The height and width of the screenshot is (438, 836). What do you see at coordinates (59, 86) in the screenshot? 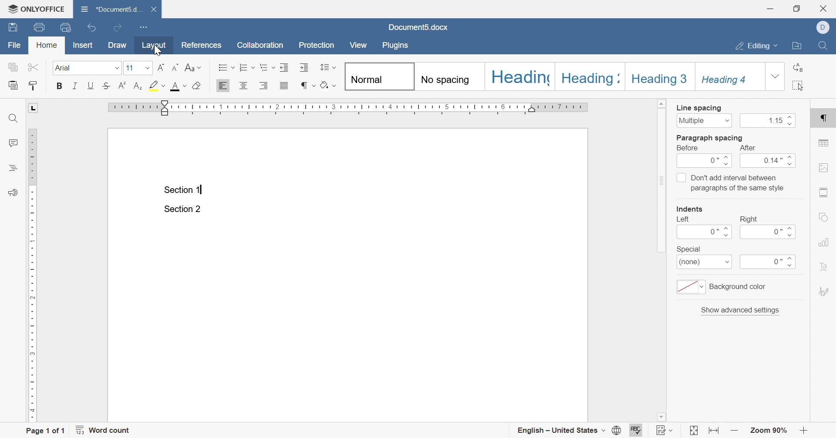
I see `bold` at bounding box center [59, 86].